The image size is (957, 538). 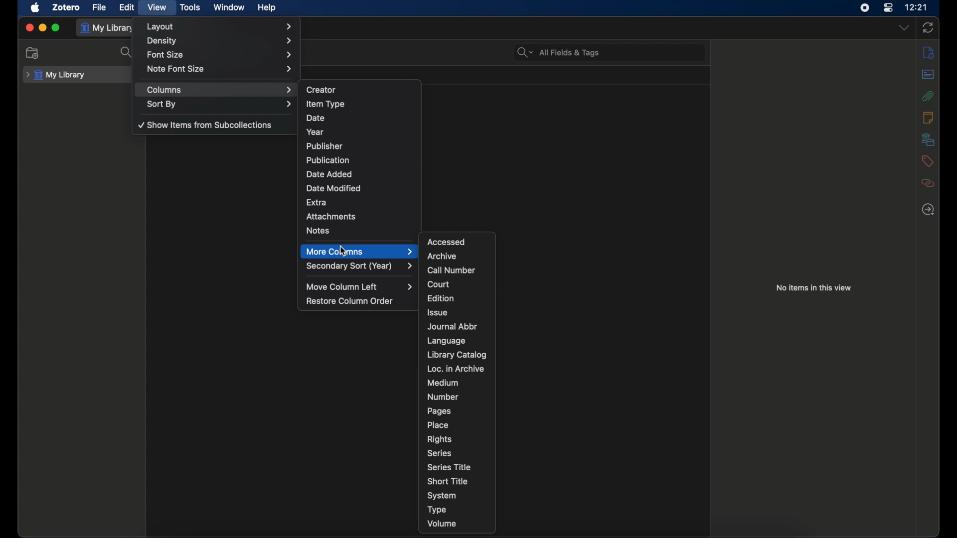 What do you see at coordinates (319, 231) in the screenshot?
I see `notes` at bounding box center [319, 231].